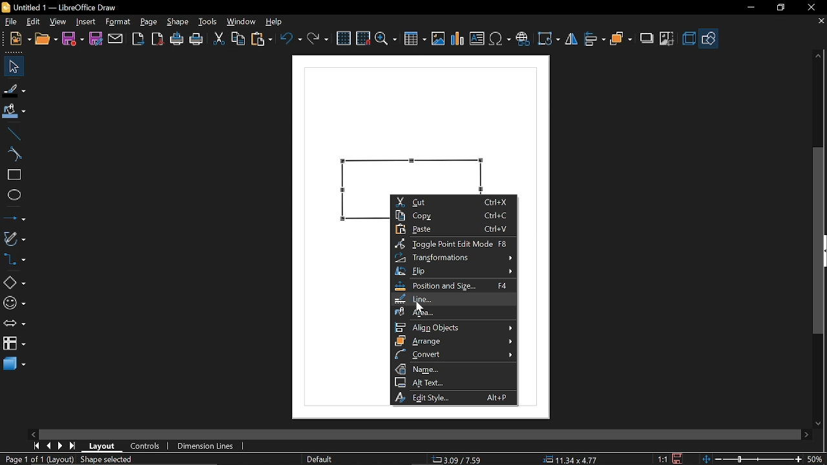 The height and width of the screenshot is (465, 827). What do you see at coordinates (450, 229) in the screenshot?
I see `Paste` at bounding box center [450, 229].